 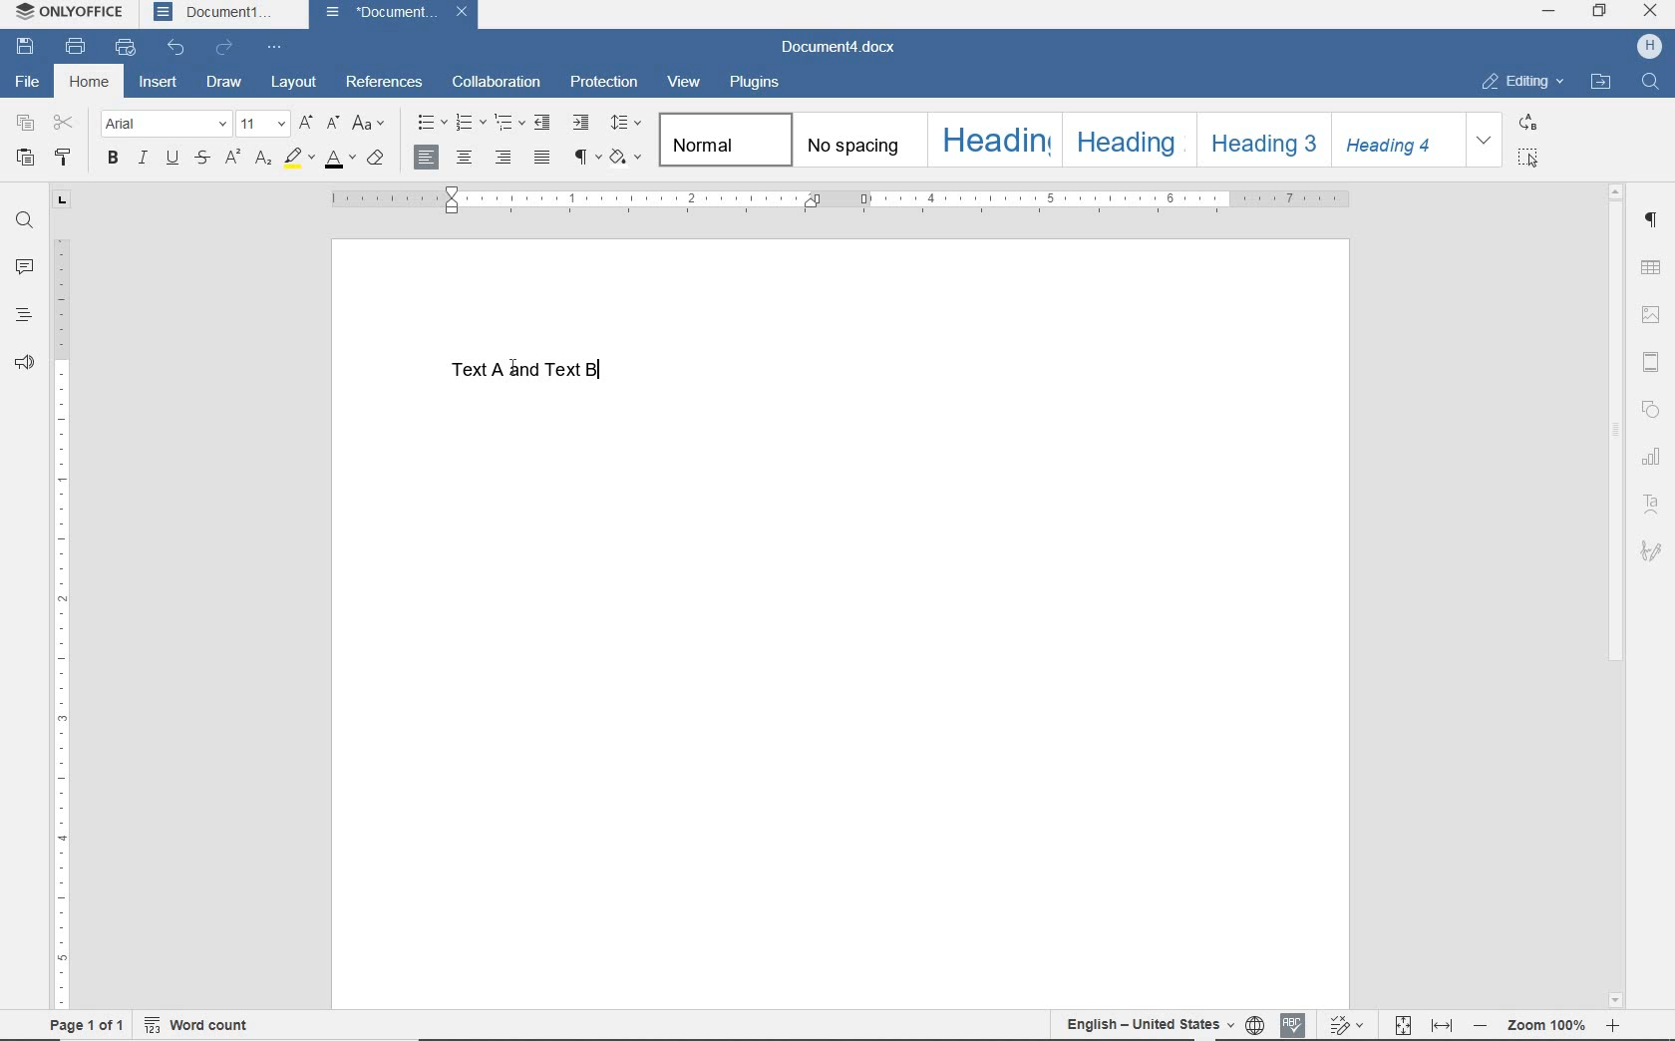 What do you see at coordinates (25, 264) in the screenshot?
I see `COMMENTS` at bounding box center [25, 264].